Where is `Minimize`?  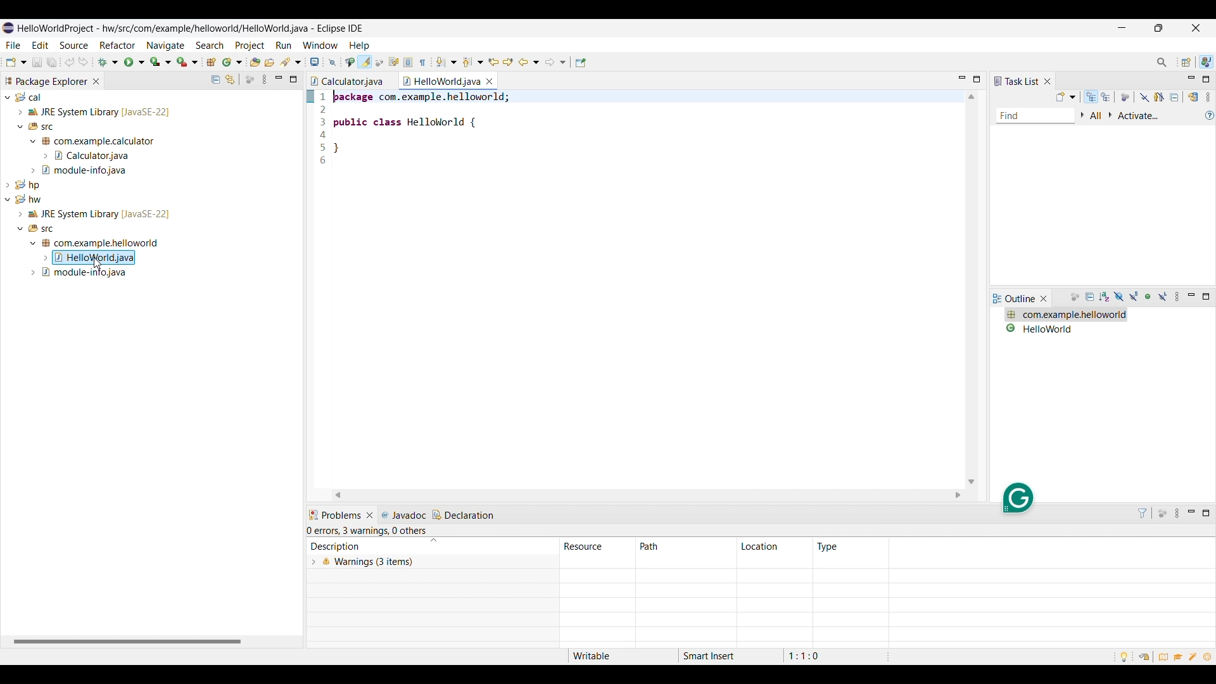 Minimize is located at coordinates (1122, 28).